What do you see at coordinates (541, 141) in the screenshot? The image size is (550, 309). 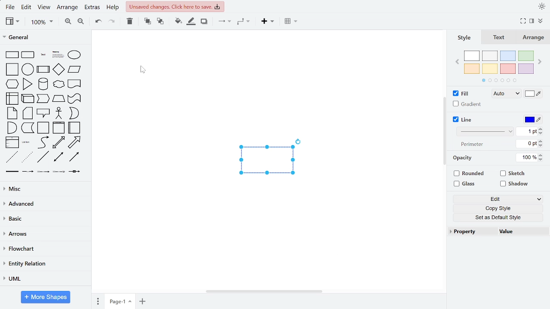 I see `increase perimeter` at bounding box center [541, 141].